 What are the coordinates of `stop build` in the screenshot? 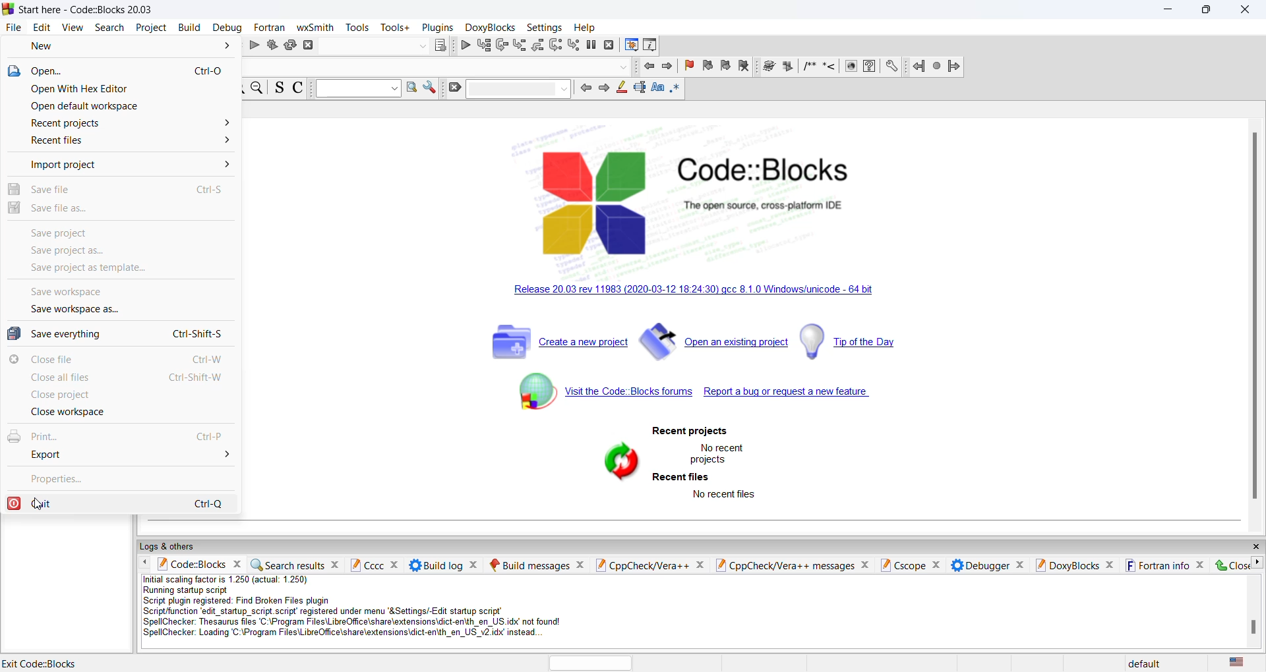 It's located at (311, 46).